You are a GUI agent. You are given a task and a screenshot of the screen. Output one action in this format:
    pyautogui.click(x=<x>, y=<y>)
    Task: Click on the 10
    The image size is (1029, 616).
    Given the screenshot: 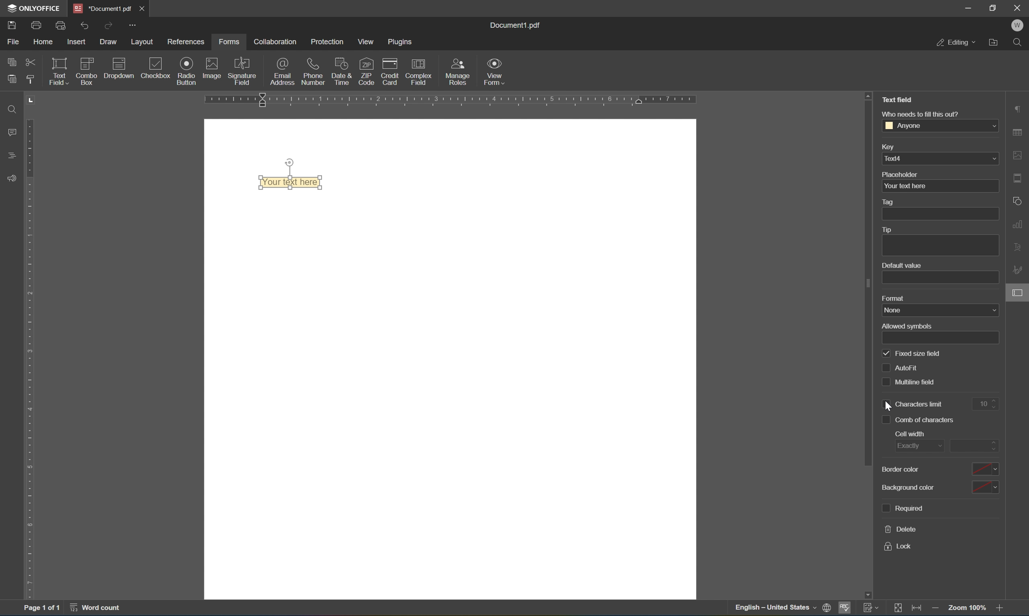 What is the action you would take?
    pyautogui.click(x=990, y=403)
    